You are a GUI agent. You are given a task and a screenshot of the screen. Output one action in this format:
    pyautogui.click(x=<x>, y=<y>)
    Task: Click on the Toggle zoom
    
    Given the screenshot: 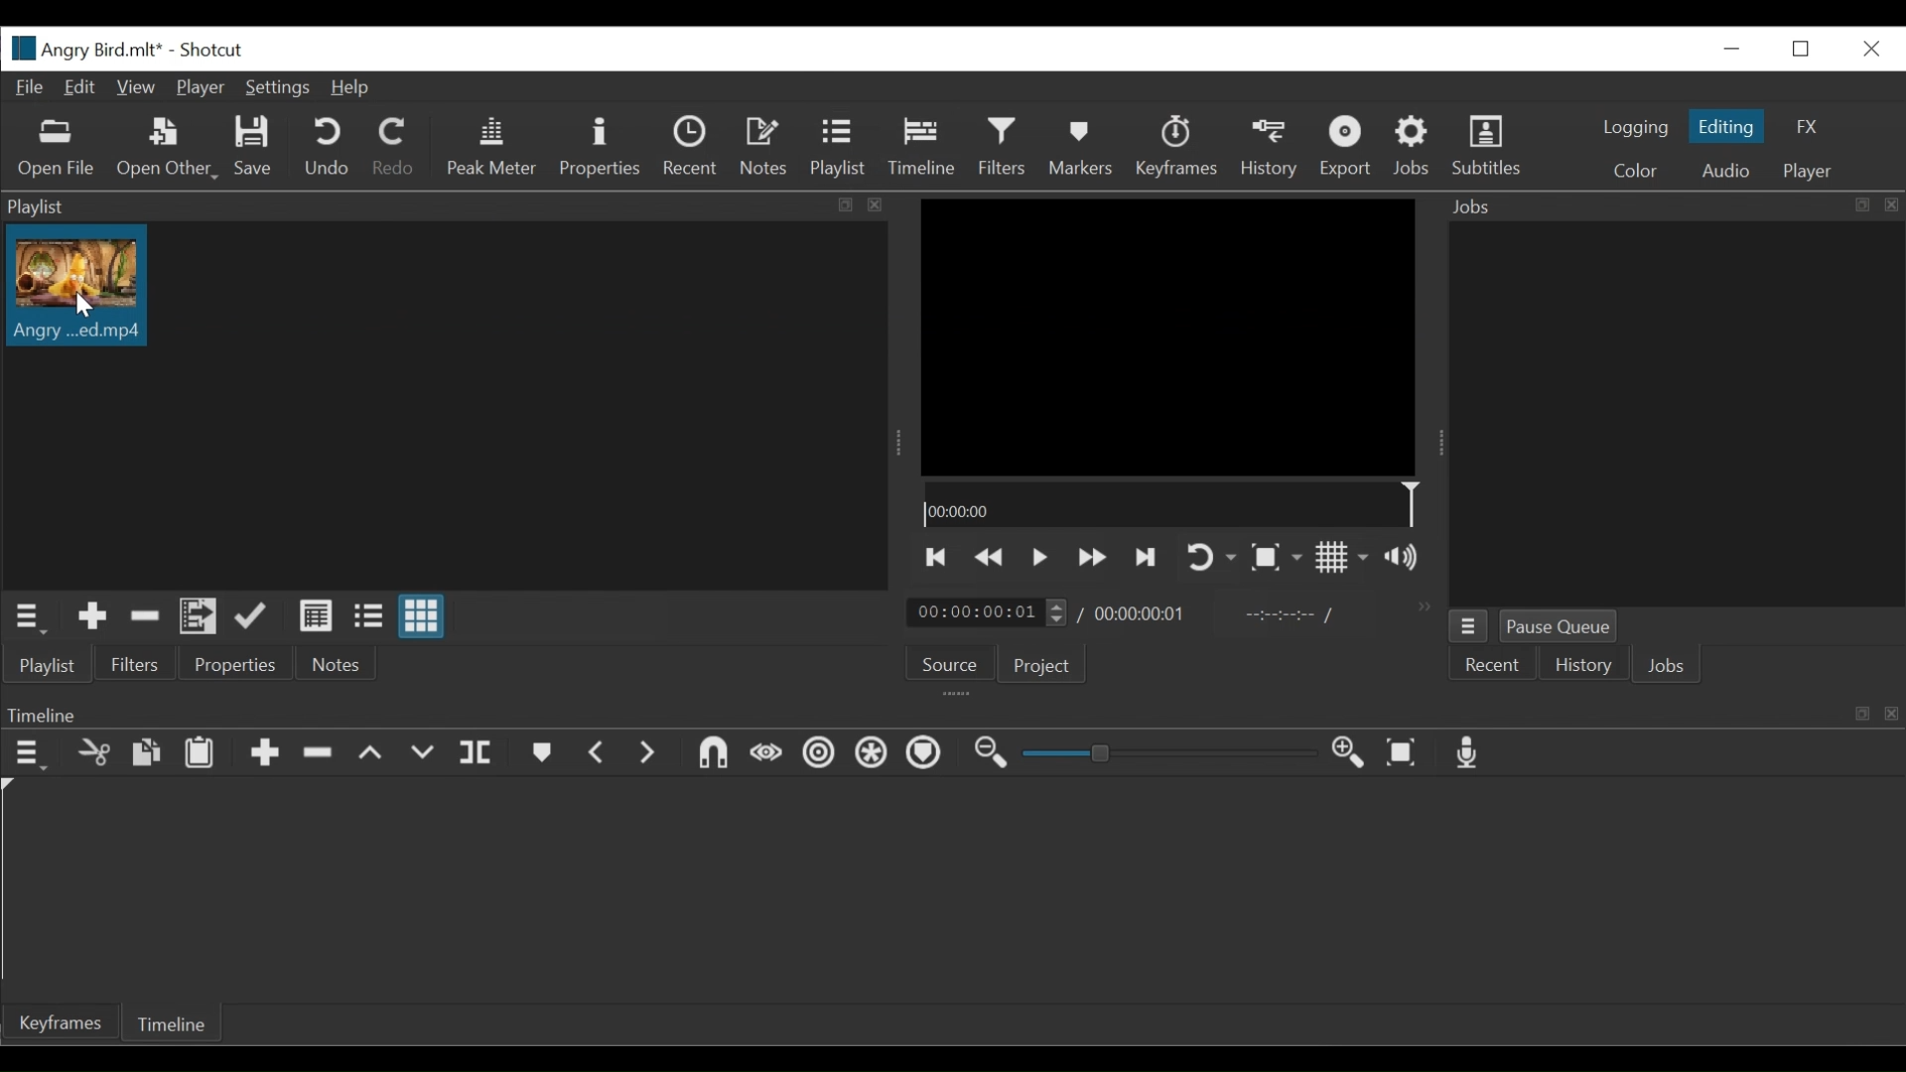 What is the action you would take?
    pyautogui.click(x=1276, y=557)
    